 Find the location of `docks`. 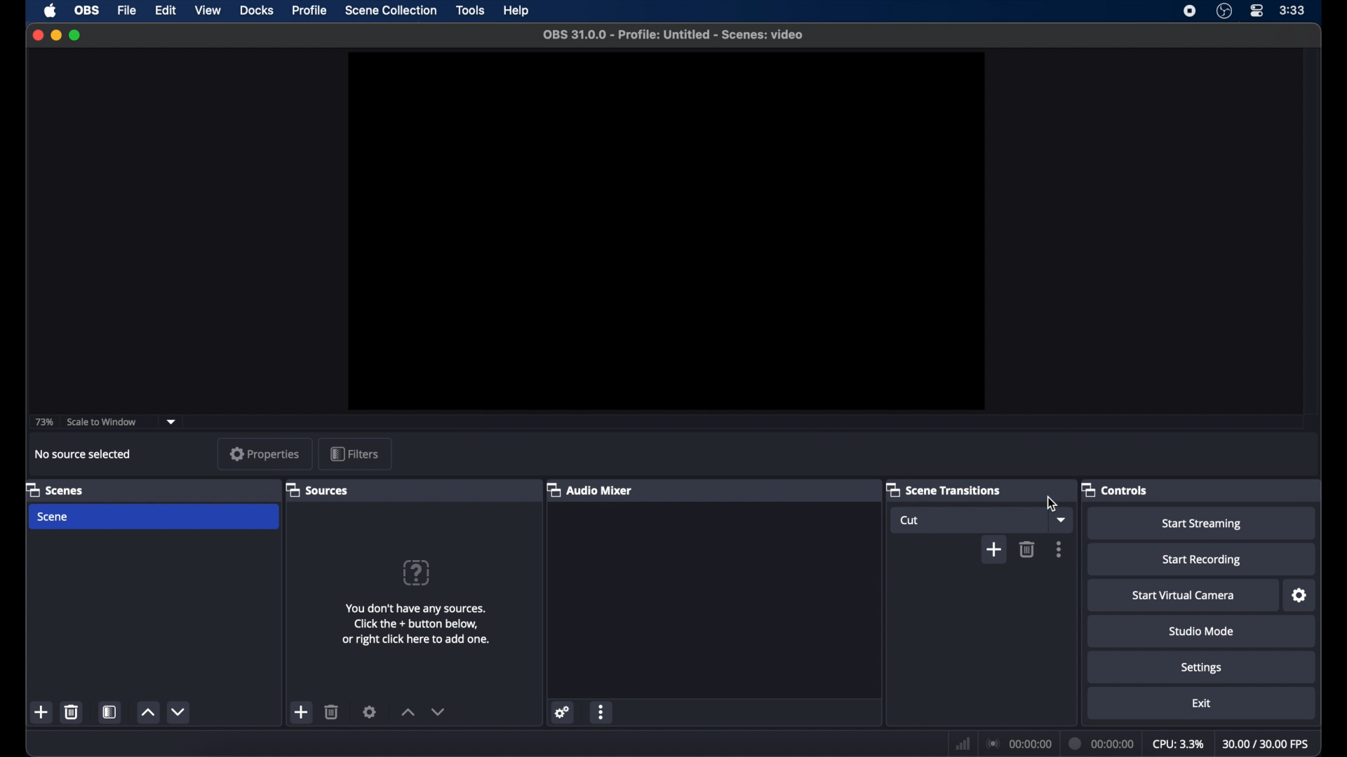

docks is located at coordinates (257, 11).